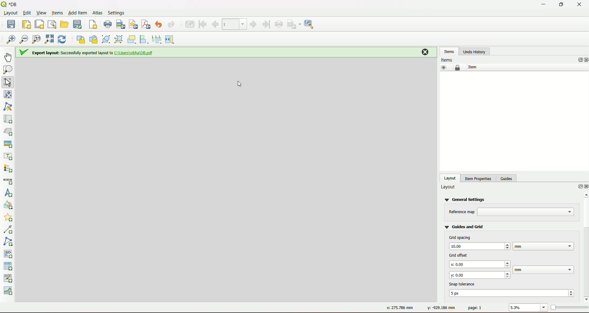  I want to click on add scale bar, so click(8, 181).